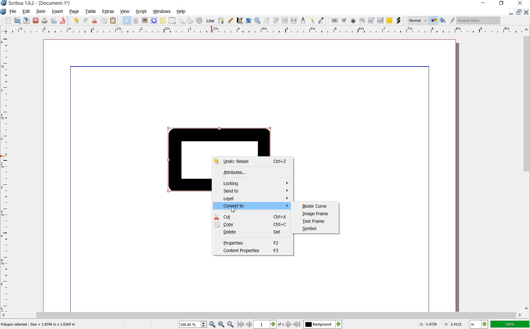 Image resolution: width=530 pixels, height=329 pixels. Describe the element at coordinates (252, 243) in the screenshot. I see `PROPERTIES F2` at that location.